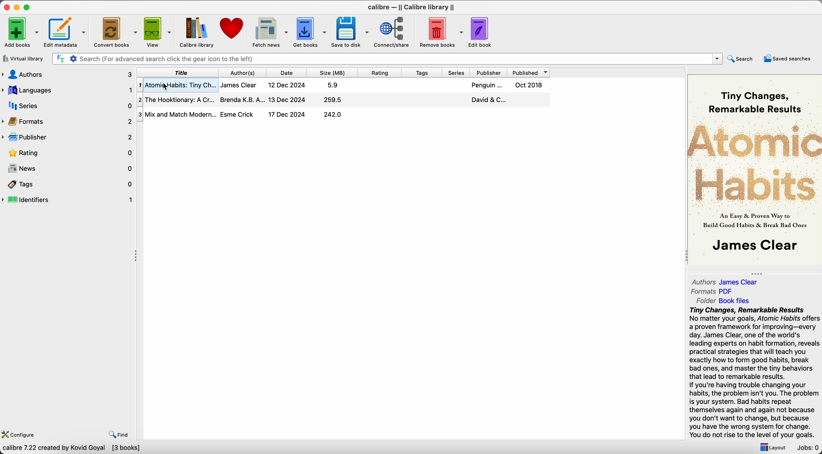  I want to click on Folder Book files, so click(725, 301).